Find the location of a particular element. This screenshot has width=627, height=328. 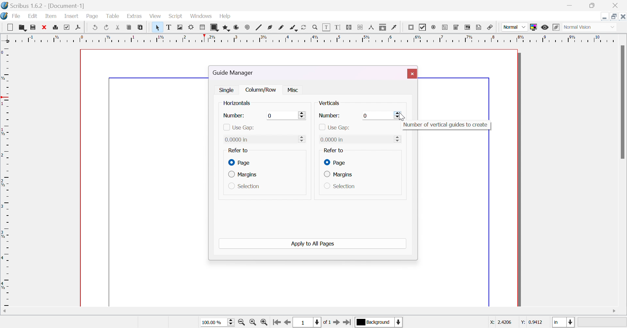

number is located at coordinates (234, 116).